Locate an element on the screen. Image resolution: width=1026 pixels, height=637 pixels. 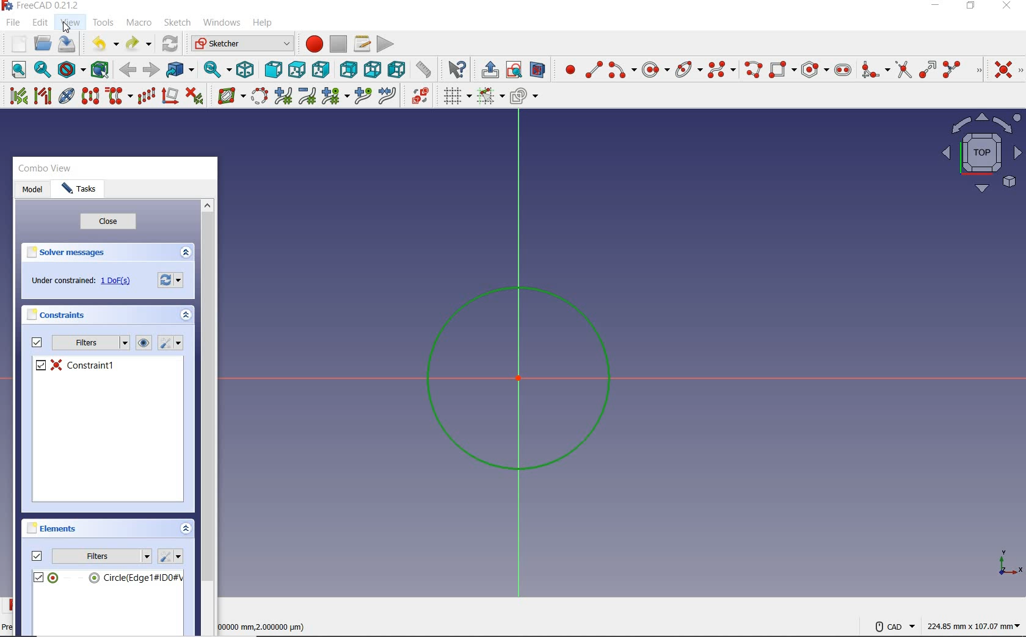
tools is located at coordinates (103, 23).